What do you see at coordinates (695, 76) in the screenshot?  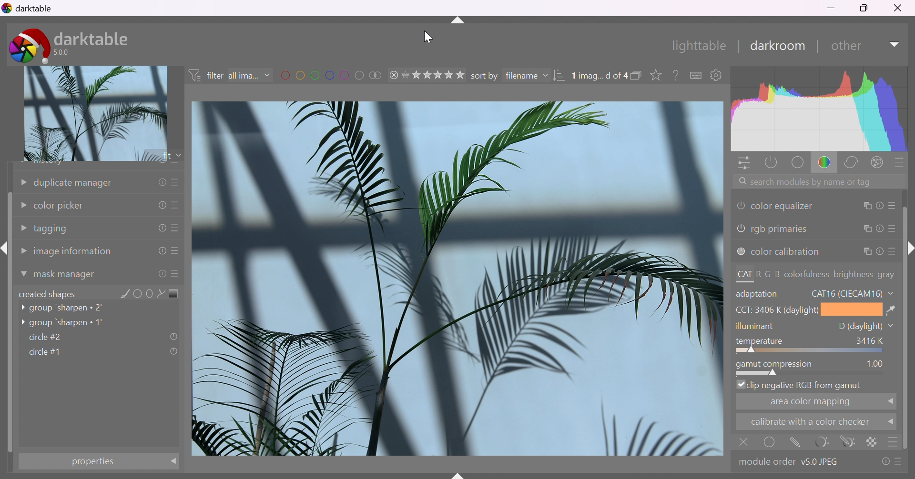 I see `keyboard shortcuts` at bounding box center [695, 76].